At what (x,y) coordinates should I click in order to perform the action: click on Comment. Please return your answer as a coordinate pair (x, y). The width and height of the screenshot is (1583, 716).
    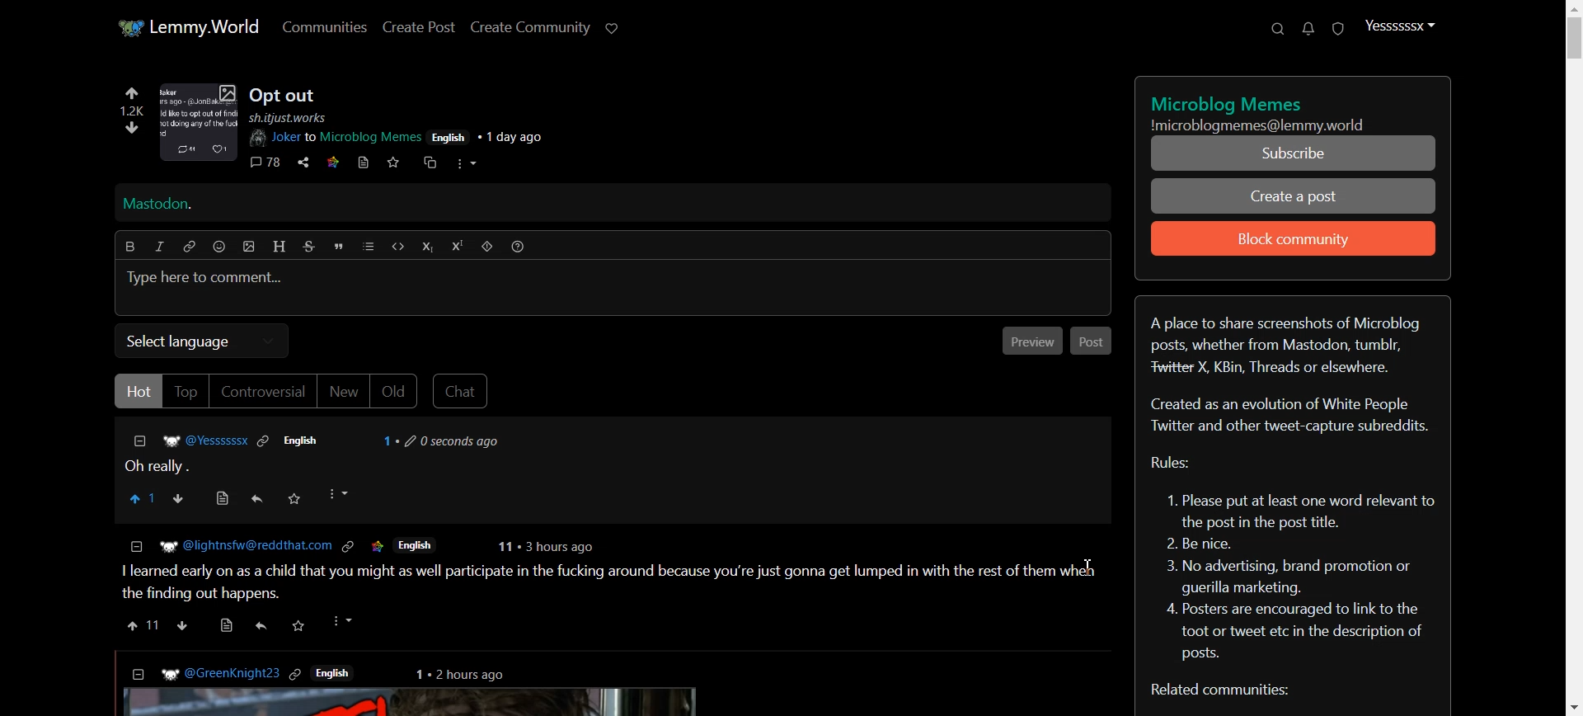
    Looking at the image, I should click on (330, 451).